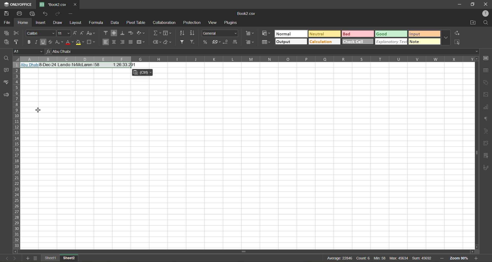 This screenshot has width=492, height=262. What do you see at coordinates (63, 33) in the screenshot?
I see `font size` at bounding box center [63, 33].